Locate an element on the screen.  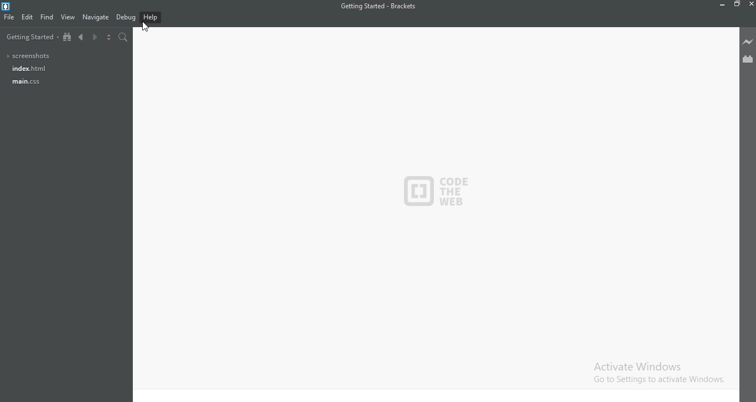
Find in files is located at coordinates (123, 38).